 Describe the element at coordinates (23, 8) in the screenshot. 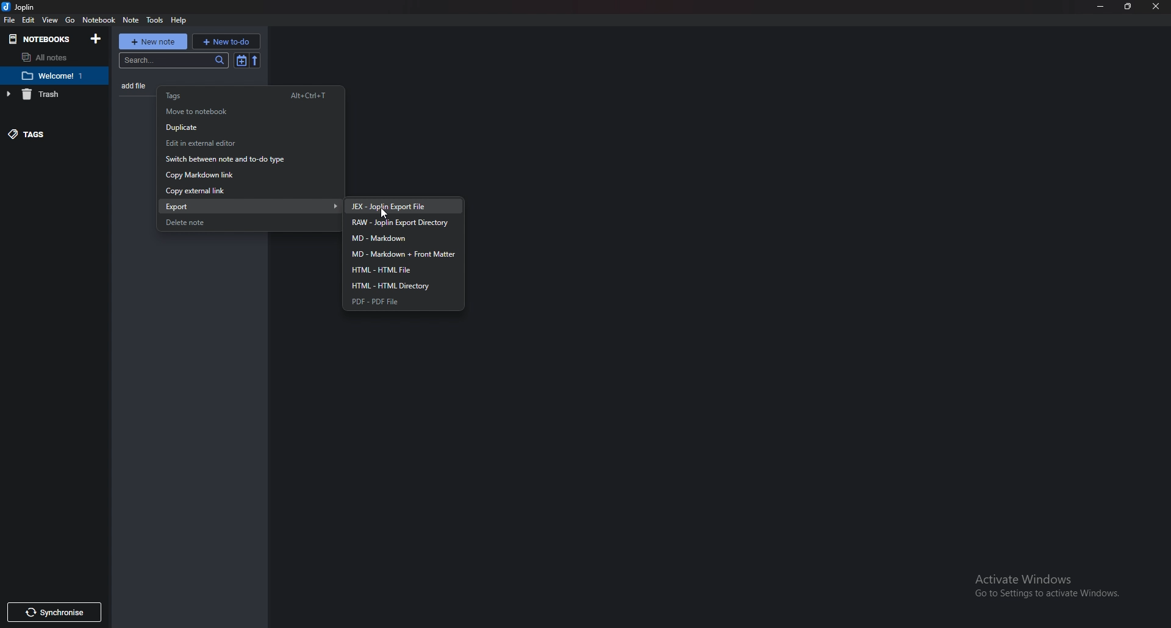

I see `joplin` at that location.